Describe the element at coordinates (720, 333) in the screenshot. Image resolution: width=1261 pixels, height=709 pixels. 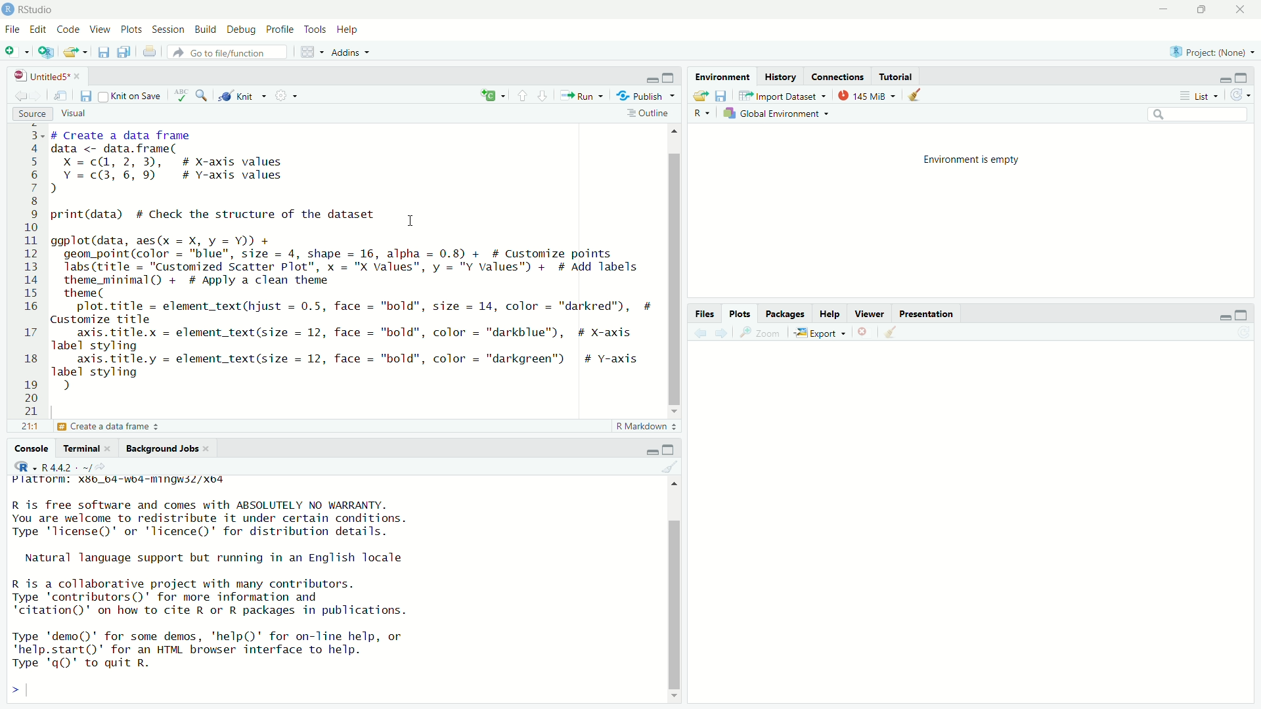
I see `Forward` at that location.